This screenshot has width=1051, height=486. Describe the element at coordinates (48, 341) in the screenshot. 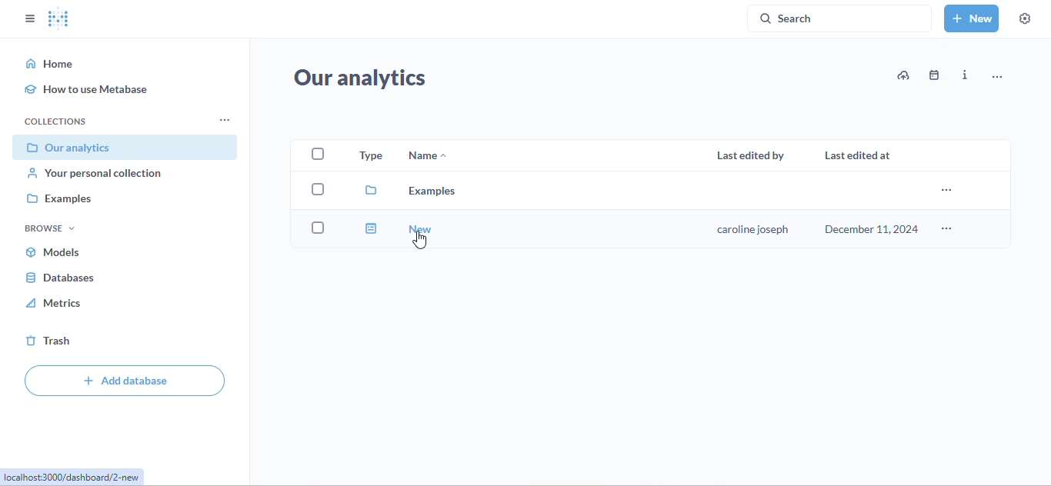

I see `trash` at that location.